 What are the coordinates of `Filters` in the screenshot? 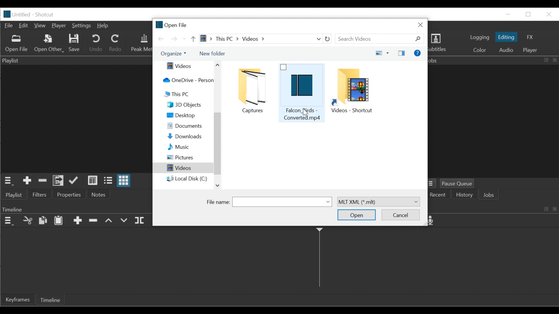 It's located at (39, 194).